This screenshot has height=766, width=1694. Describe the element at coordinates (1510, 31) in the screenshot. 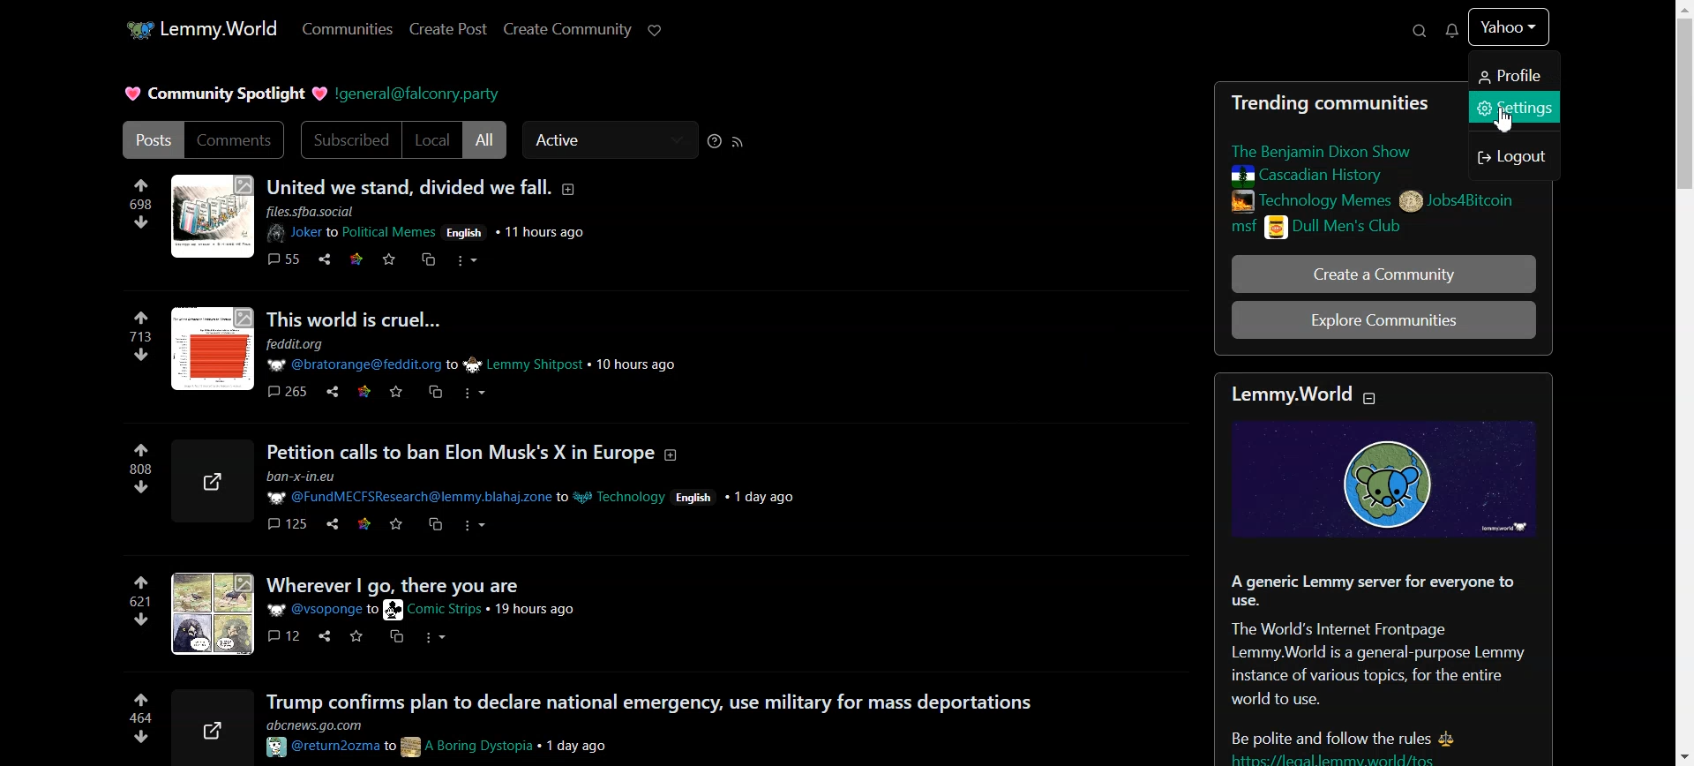

I see `yahoo` at that location.